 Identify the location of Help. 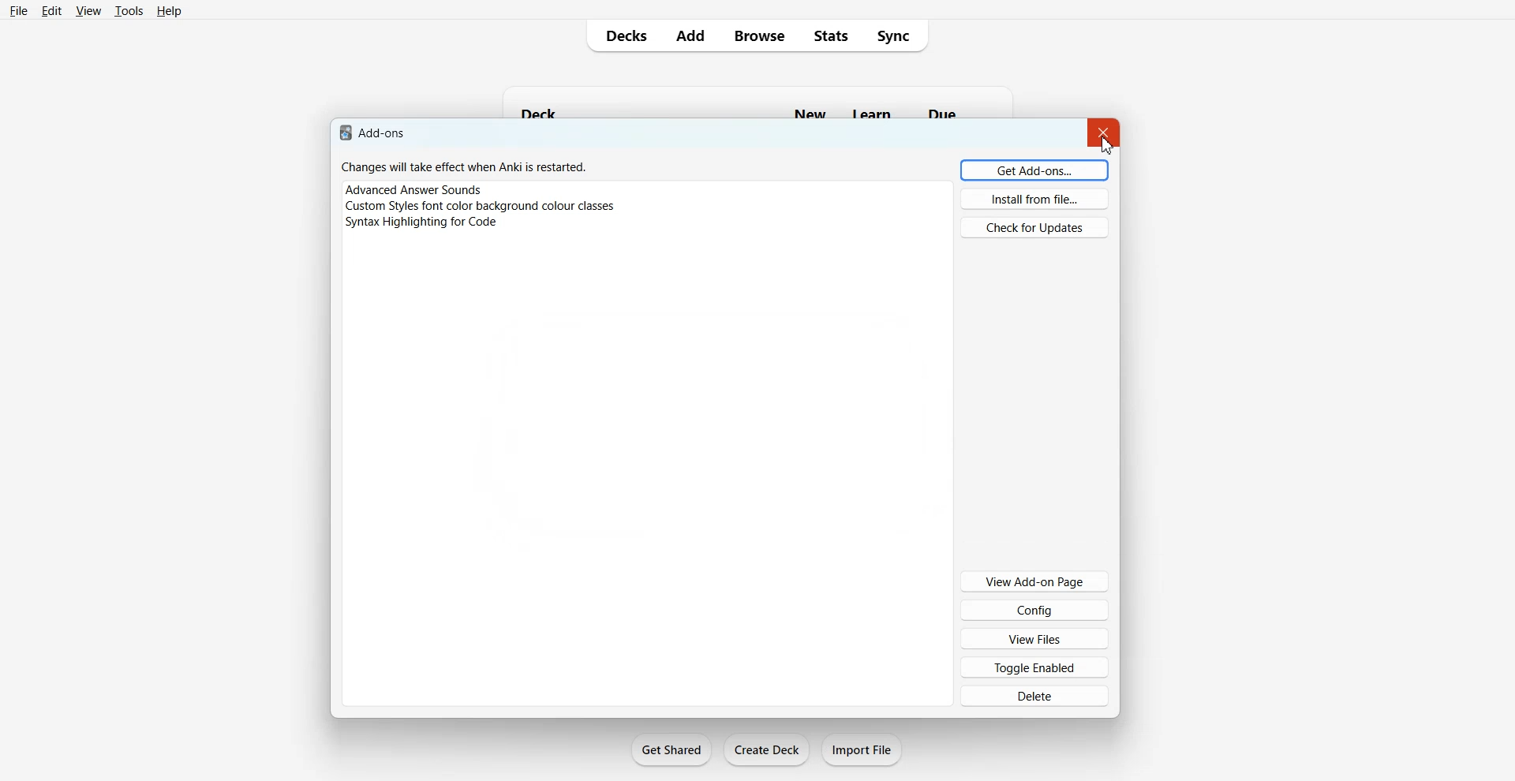
(168, 11).